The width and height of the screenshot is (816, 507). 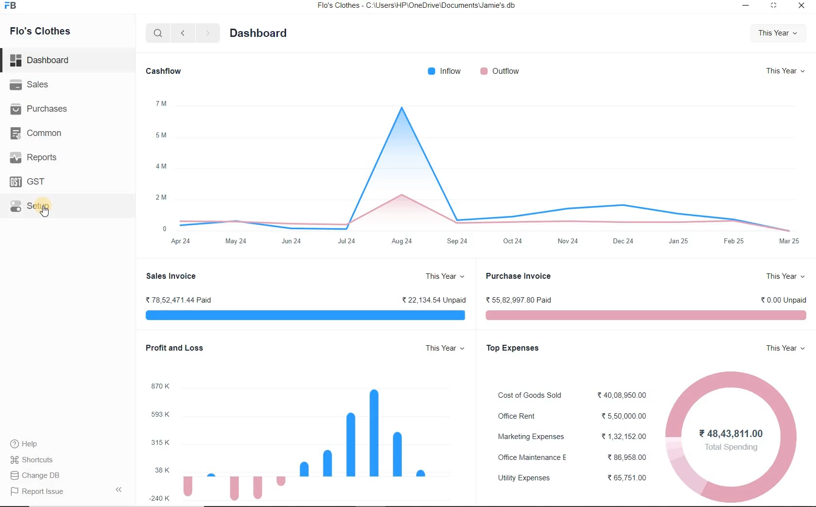 What do you see at coordinates (484, 167) in the screenshot?
I see `graph chart` at bounding box center [484, 167].